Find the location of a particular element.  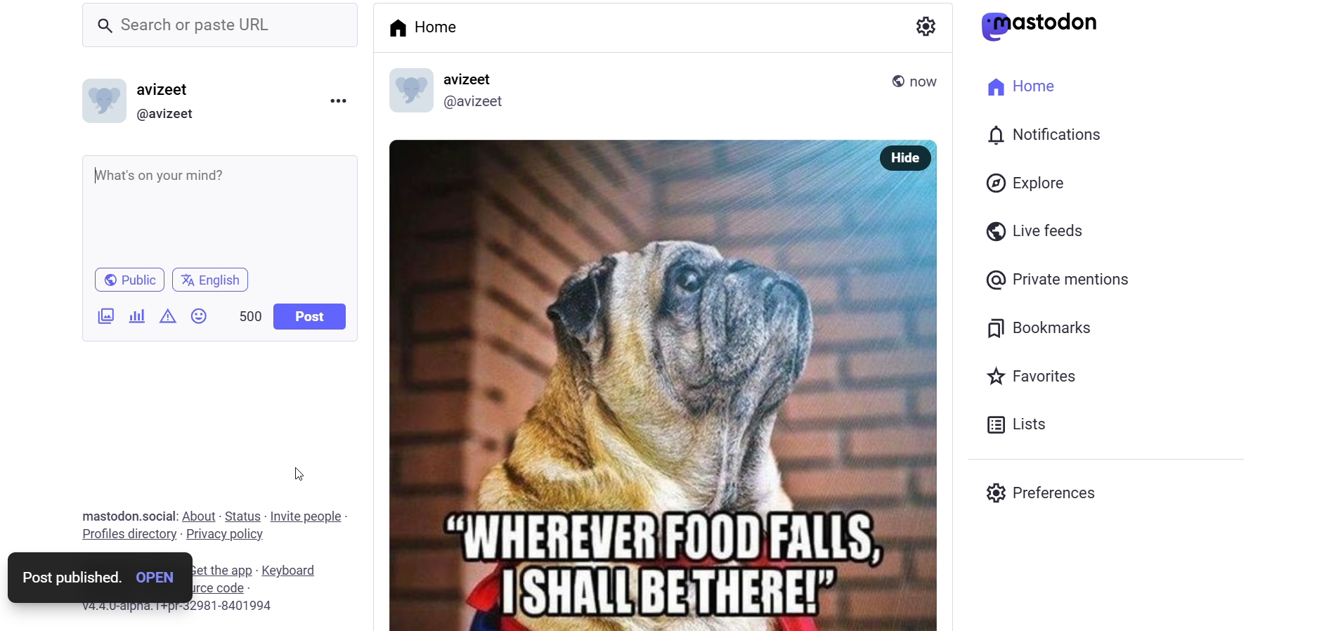

poll is located at coordinates (136, 318).